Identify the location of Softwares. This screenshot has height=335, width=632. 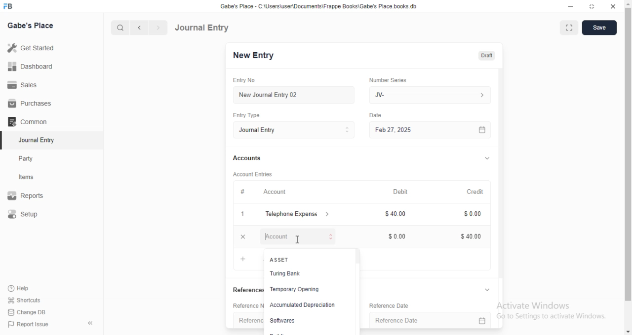
(285, 321).